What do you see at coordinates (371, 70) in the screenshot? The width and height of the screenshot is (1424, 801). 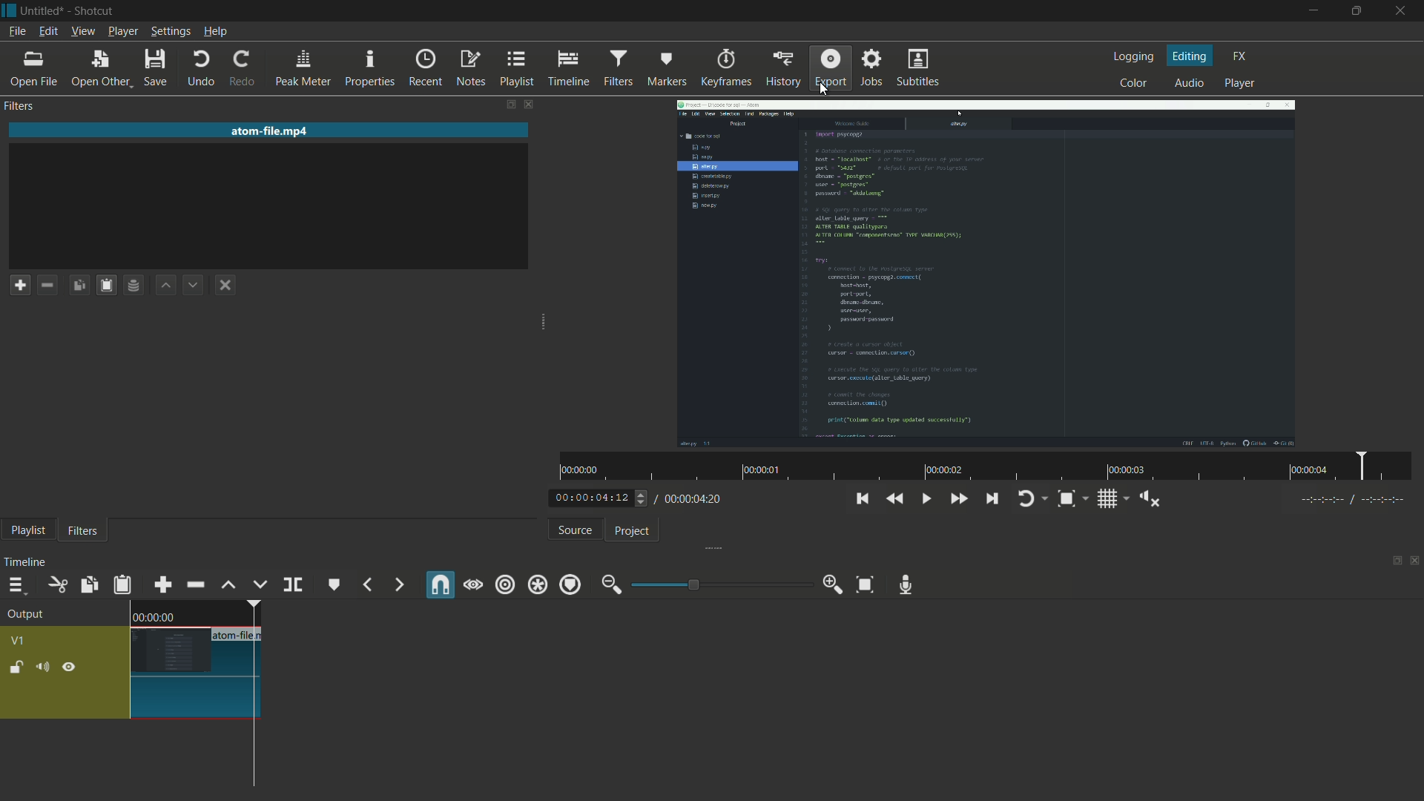 I see `properties` at bounding box center [371, 70].